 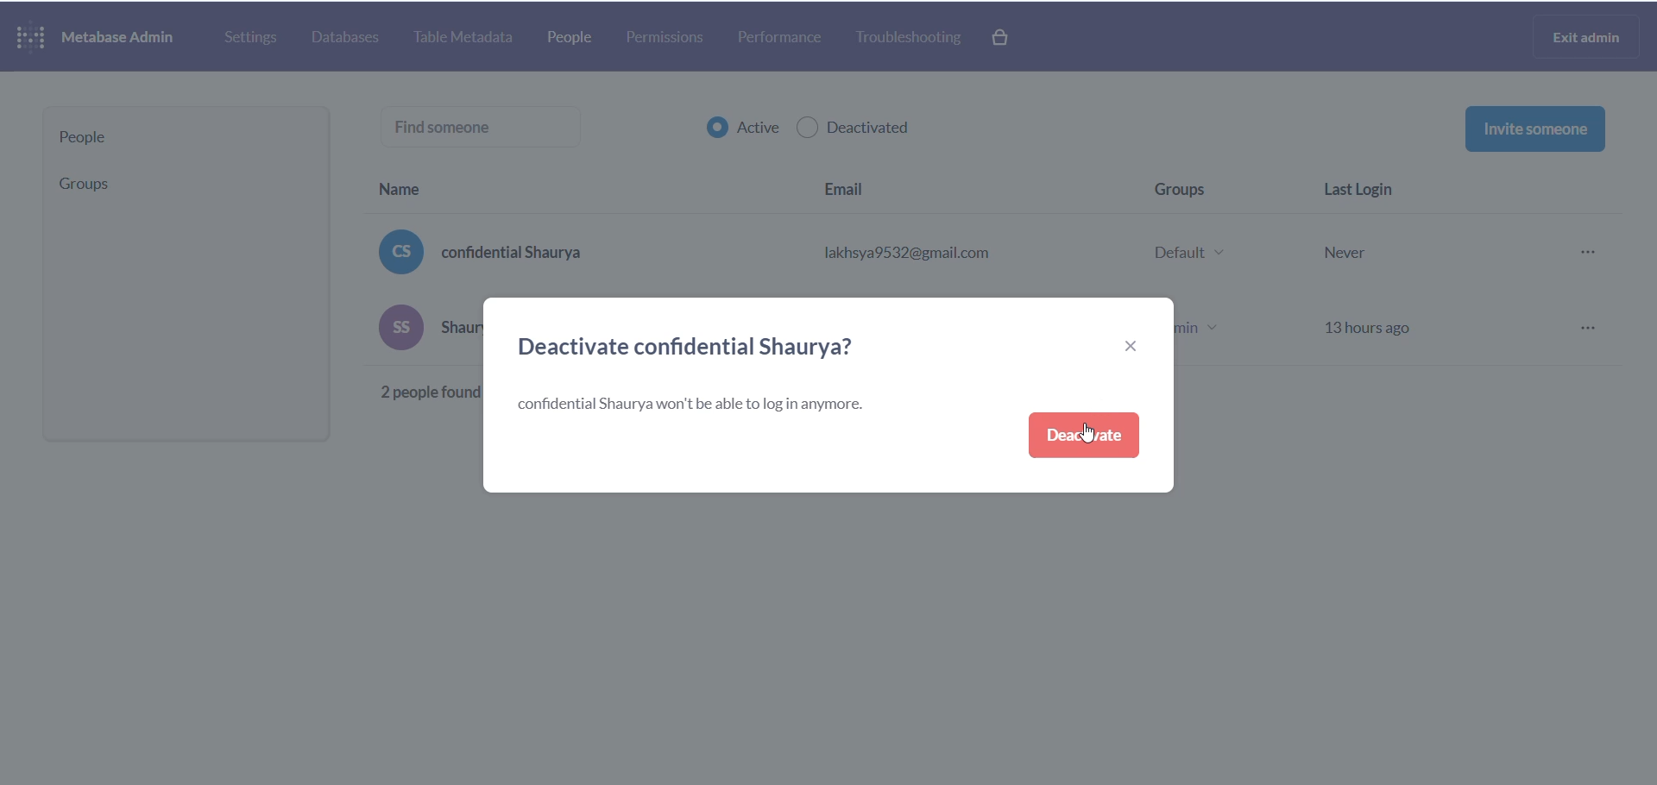 What do you see at coordinates (159, 142) in the screenshot?
I see `people` at bounding box center [159, 142].